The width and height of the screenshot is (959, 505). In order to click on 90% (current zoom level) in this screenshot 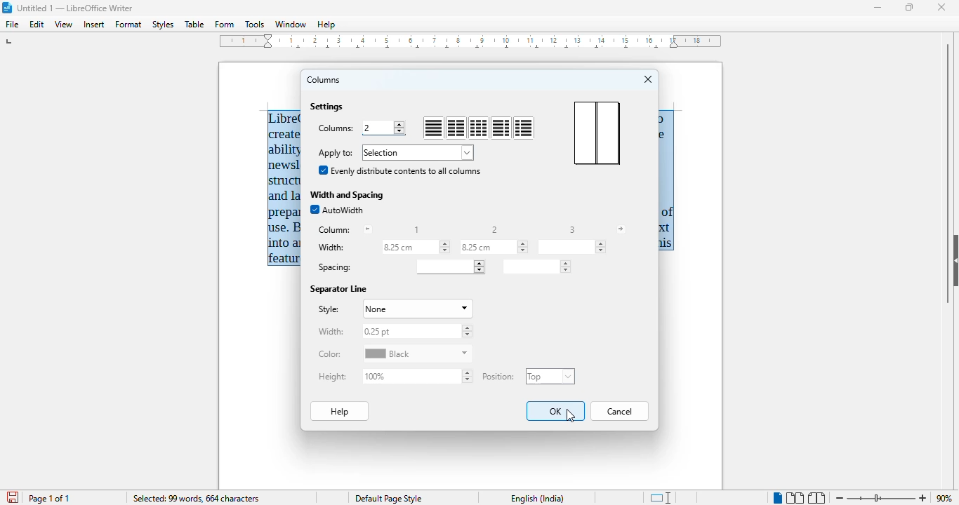, I will do `click(947, 497)`.